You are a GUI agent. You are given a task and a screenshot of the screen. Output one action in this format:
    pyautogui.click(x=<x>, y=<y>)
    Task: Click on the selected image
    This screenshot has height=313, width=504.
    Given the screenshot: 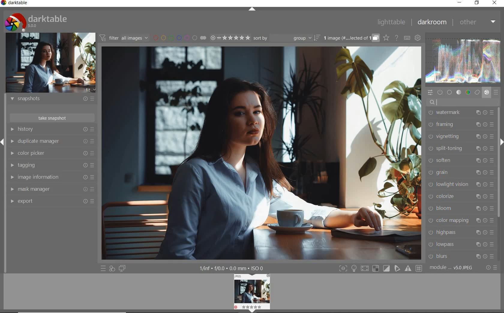 What is the action you would take?
    pyautogui.click(x=262, y=154)
    